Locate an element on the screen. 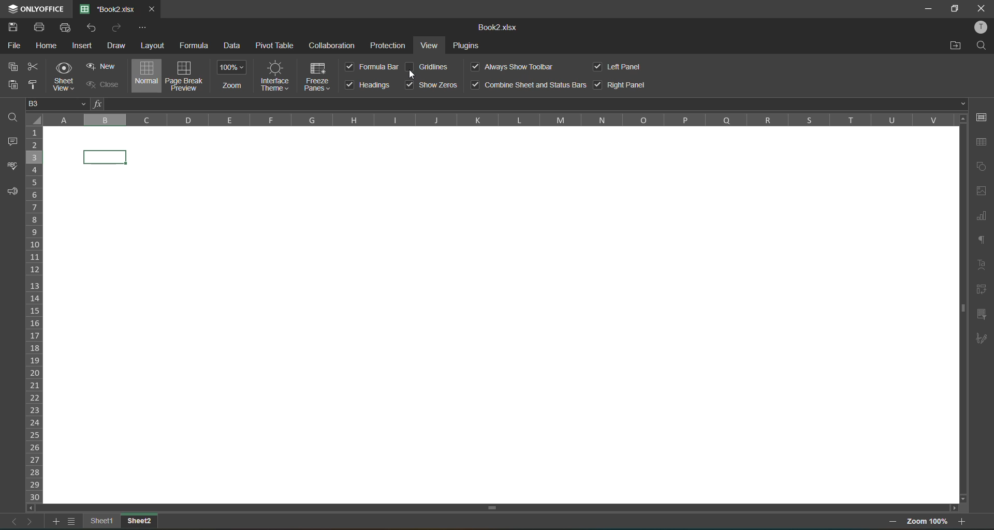  view is located at coordinates (432, 46).